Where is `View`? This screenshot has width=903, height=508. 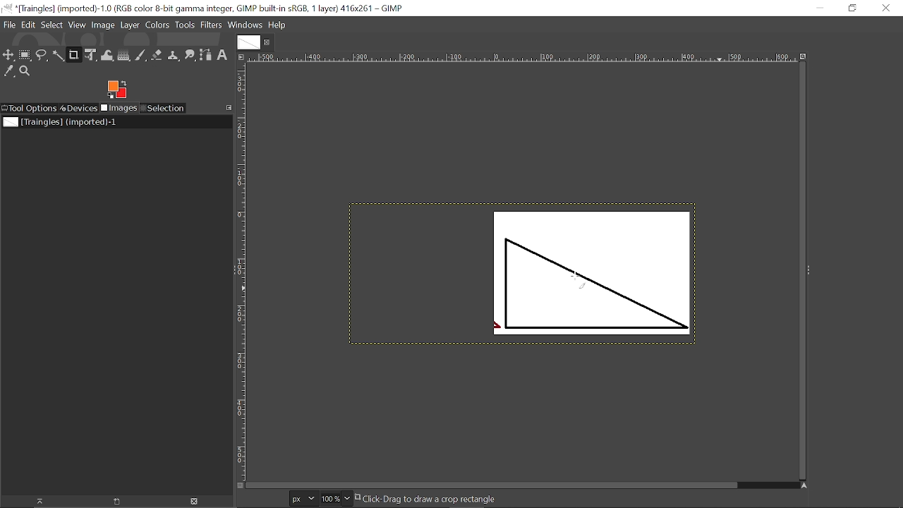 View is located at coordinates (77, 25).